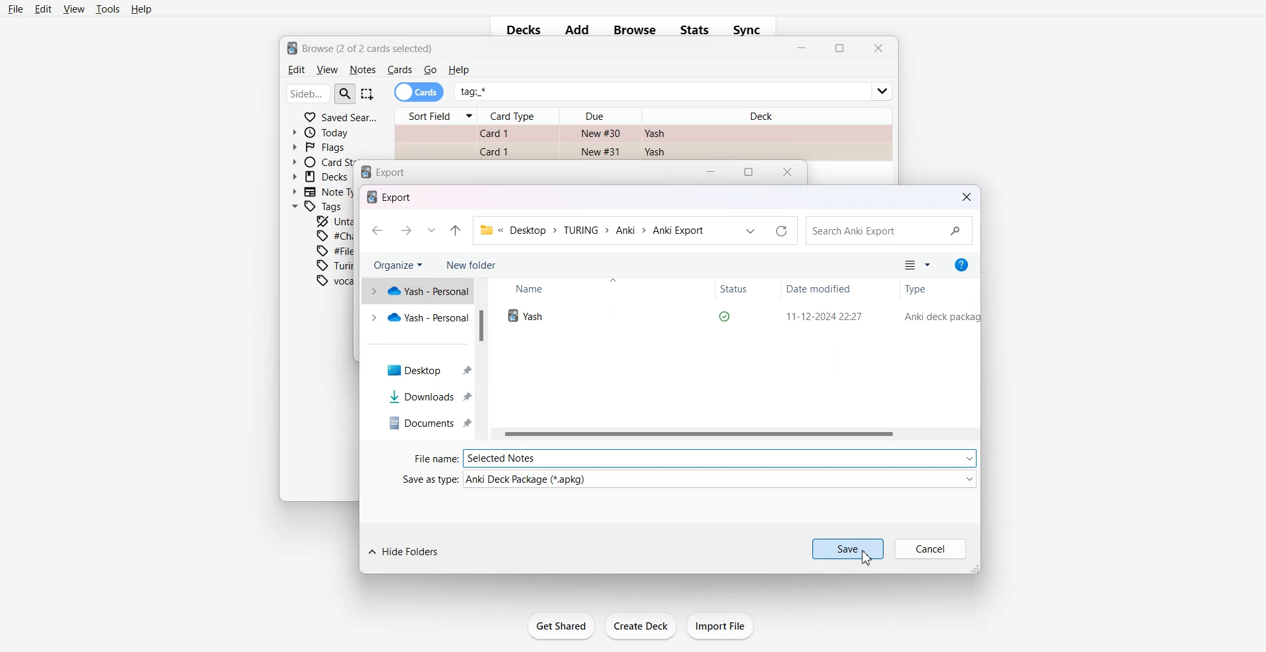 This screenshot has height=652, width=1266. What do you see at coordinates (751, 30) in the screenshot?
I see `Sync` at bounding box center [751, 30].